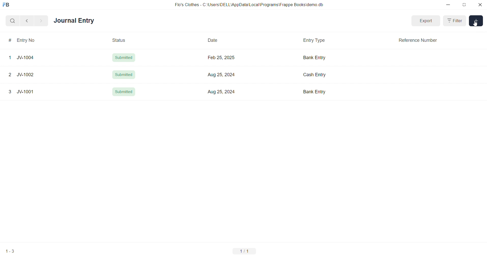 Image resolution: width=487 pixels, height=260 pixels. Describe the element at coordinates (25, 57) in the screenshot. I see `JV-1004` at that location.